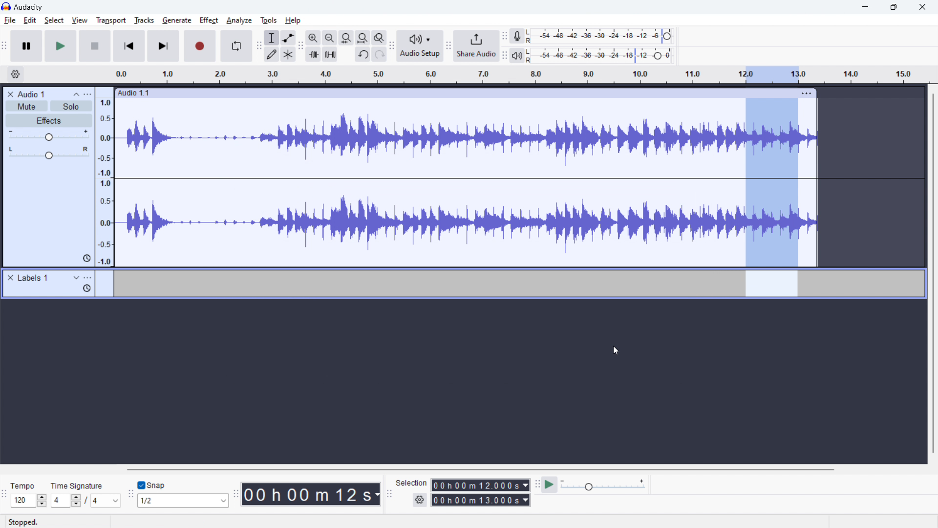 This screenshot has height=528, width=938. What do you see at coordinates (88, 279) in the screenshot?
I see `labels options` at bounding box center [88, 279].